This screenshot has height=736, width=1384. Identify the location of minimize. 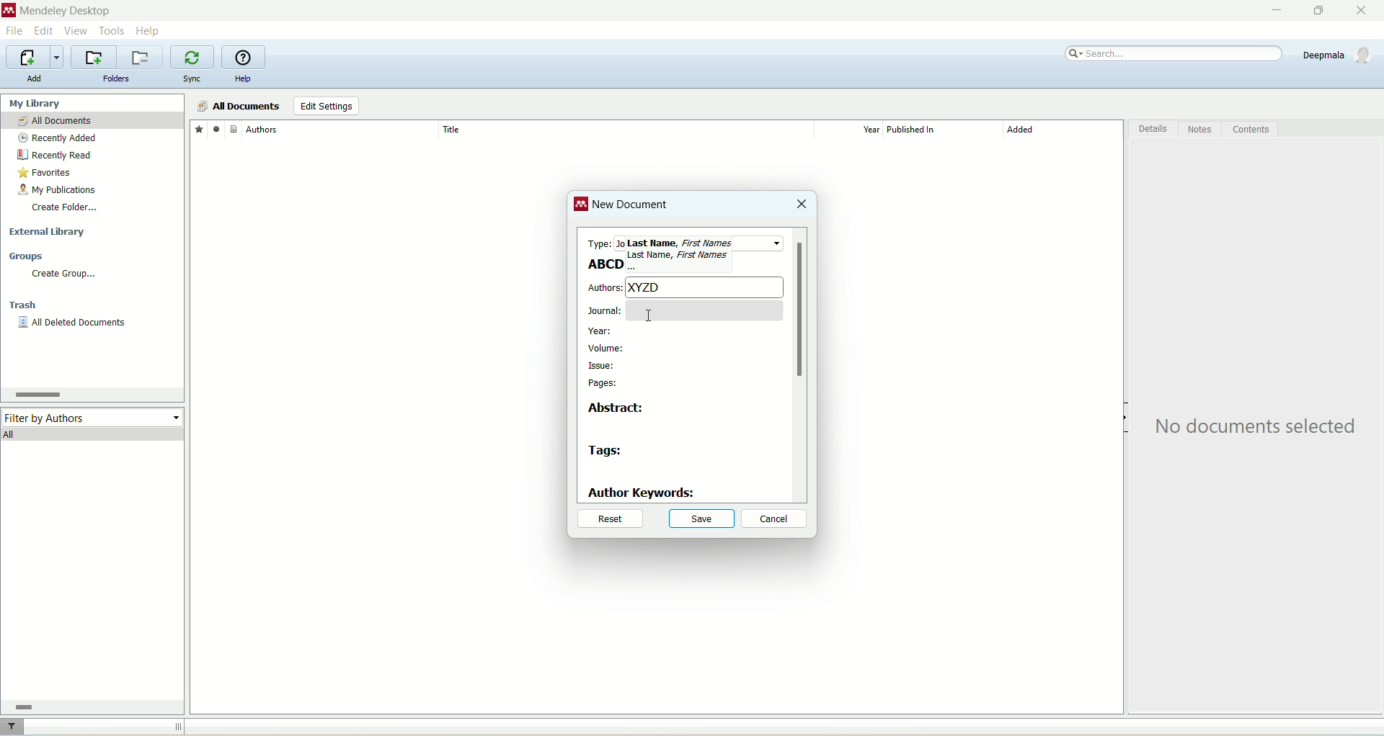
(1274, 11).